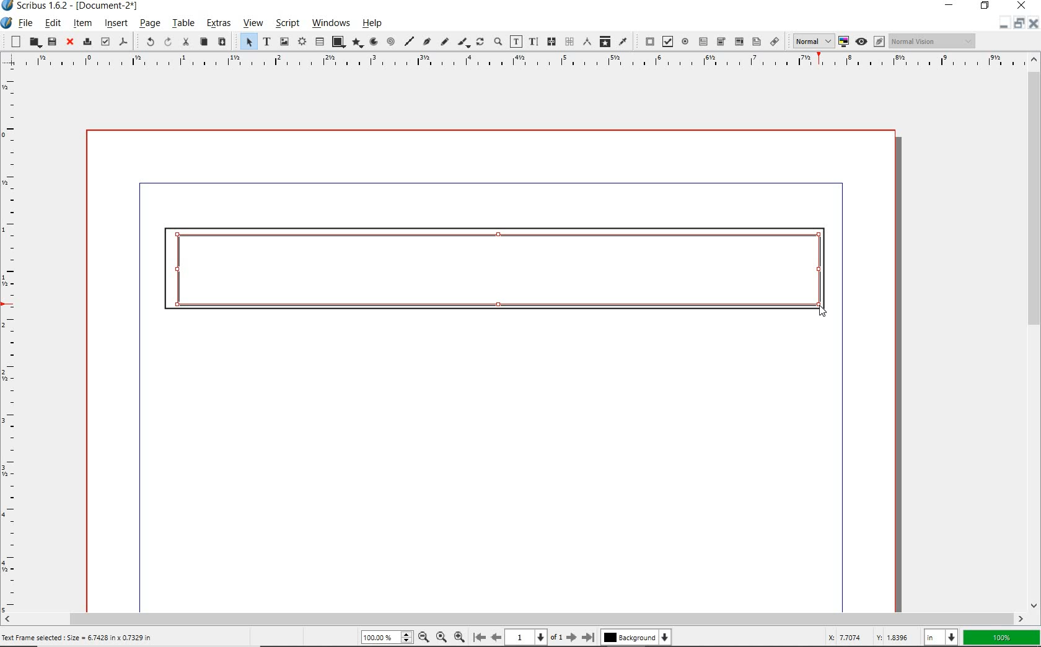  Describe the element at coordinates (26, 23) in the screenshot. I see `file` at that location.